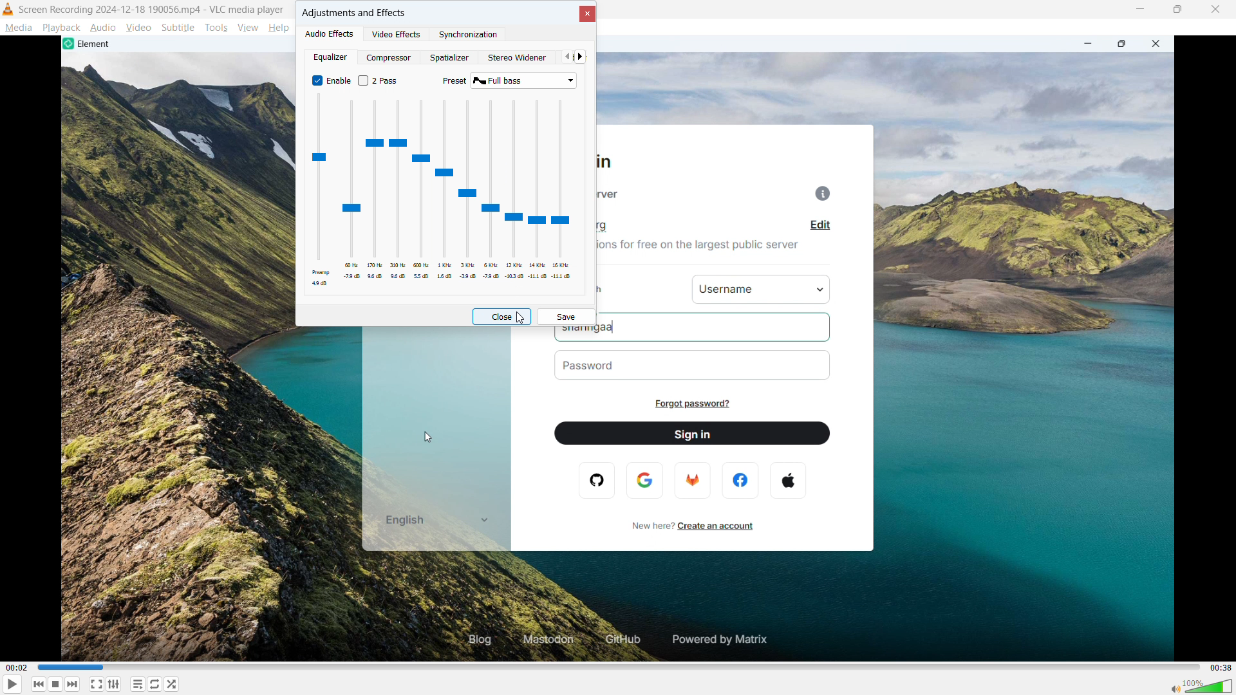  What do you see at coordinates (376, 191) in the screenshot?
I see `Adjust 170 Hertz` at bounding box center [376, 191].